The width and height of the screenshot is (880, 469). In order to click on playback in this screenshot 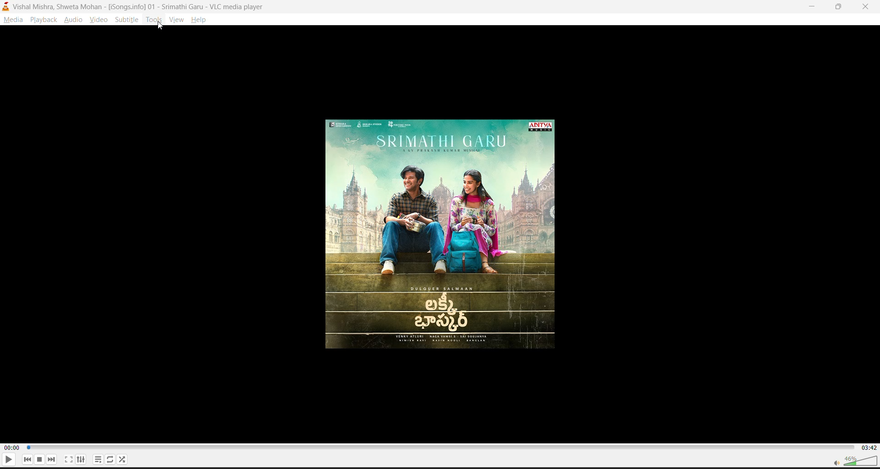, I will do `click(44, 20)`.